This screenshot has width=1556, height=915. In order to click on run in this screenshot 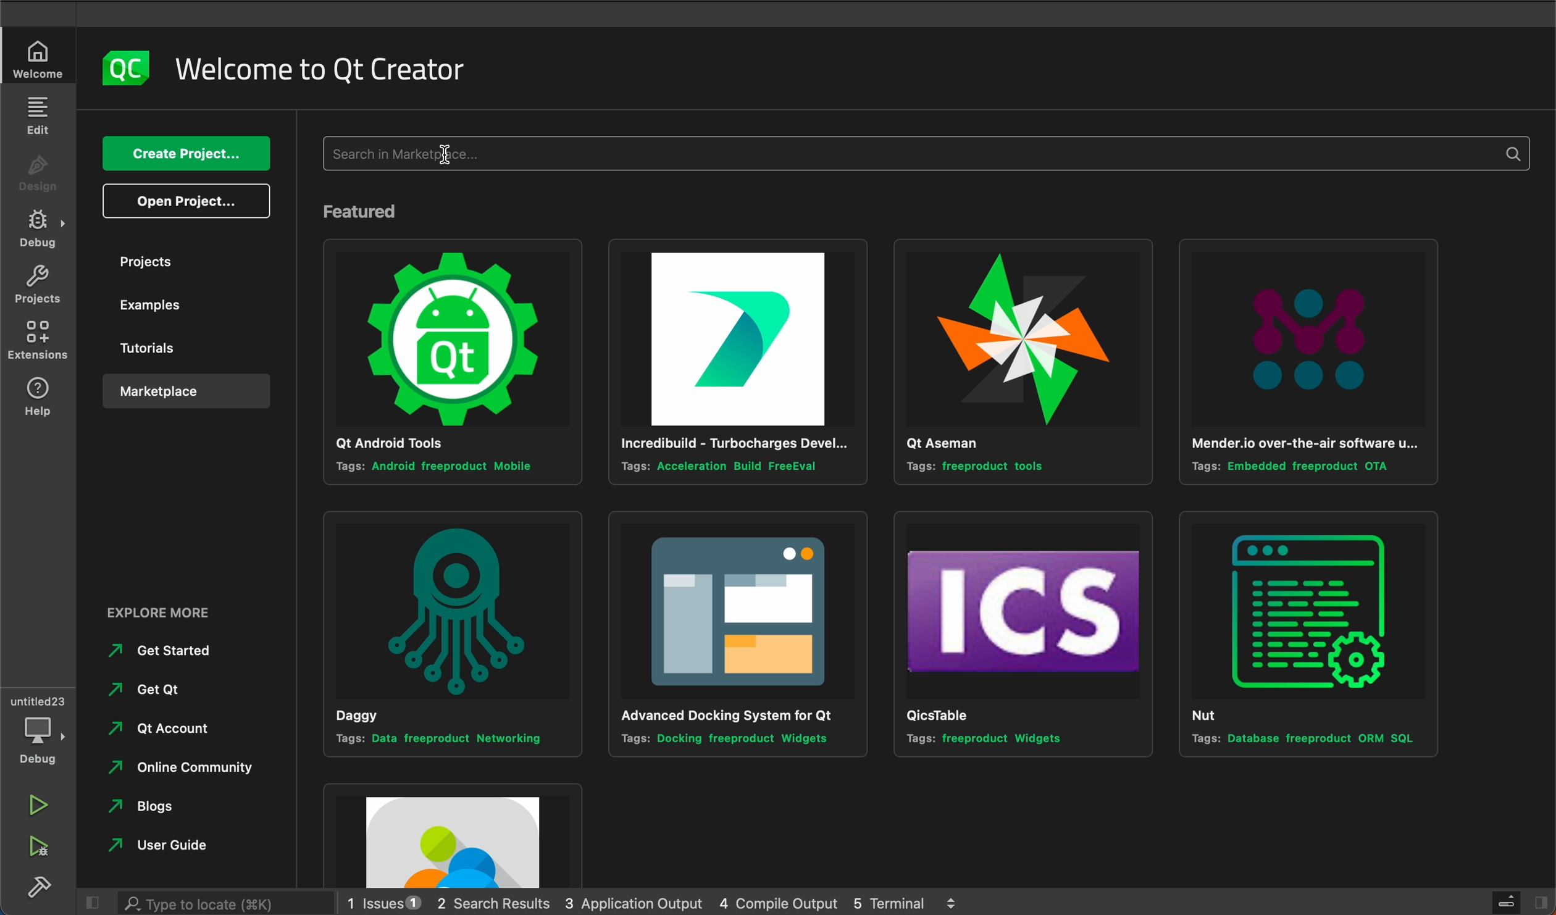, I will do `click(38, 803)`.